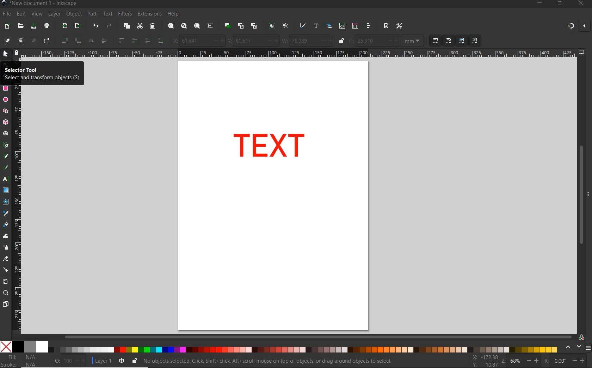 The image size is (592, 368). What do you see at coordinates (519, 361) in the screenshot?
I see `zoom` at bounding box center [519, 361].